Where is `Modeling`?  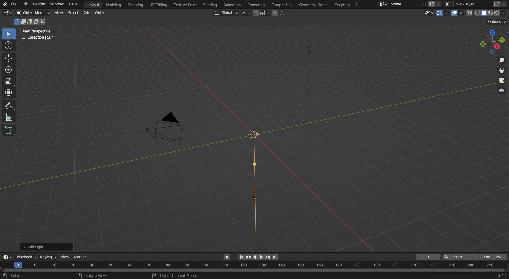
Modeling is located at coordinates (115, 5).